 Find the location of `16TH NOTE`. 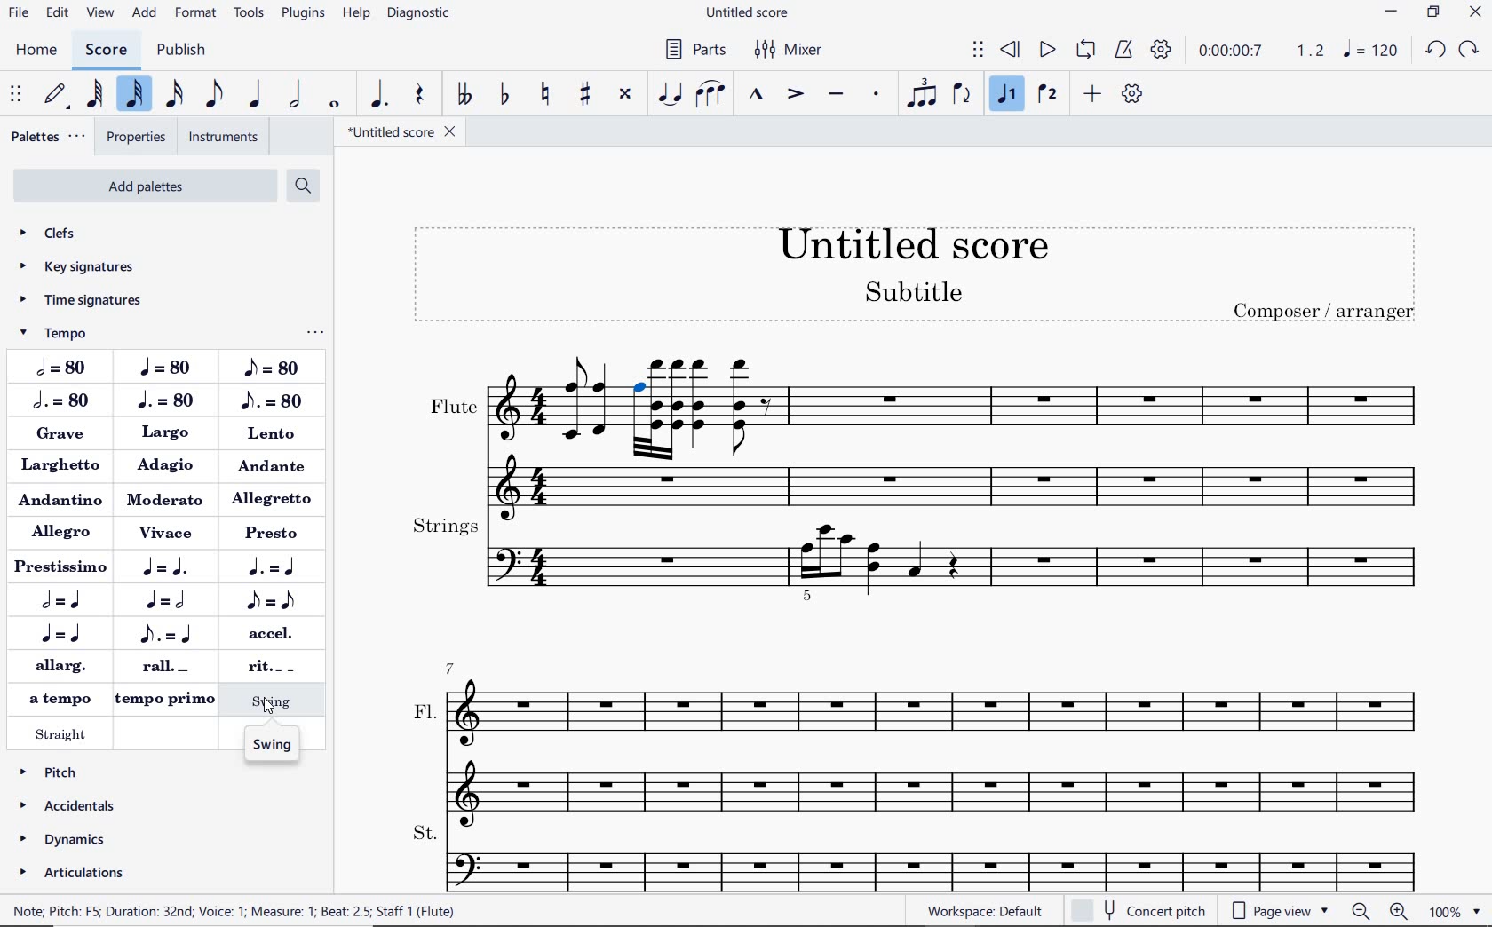

16TH NOTE is located at coordinates (175, 98).